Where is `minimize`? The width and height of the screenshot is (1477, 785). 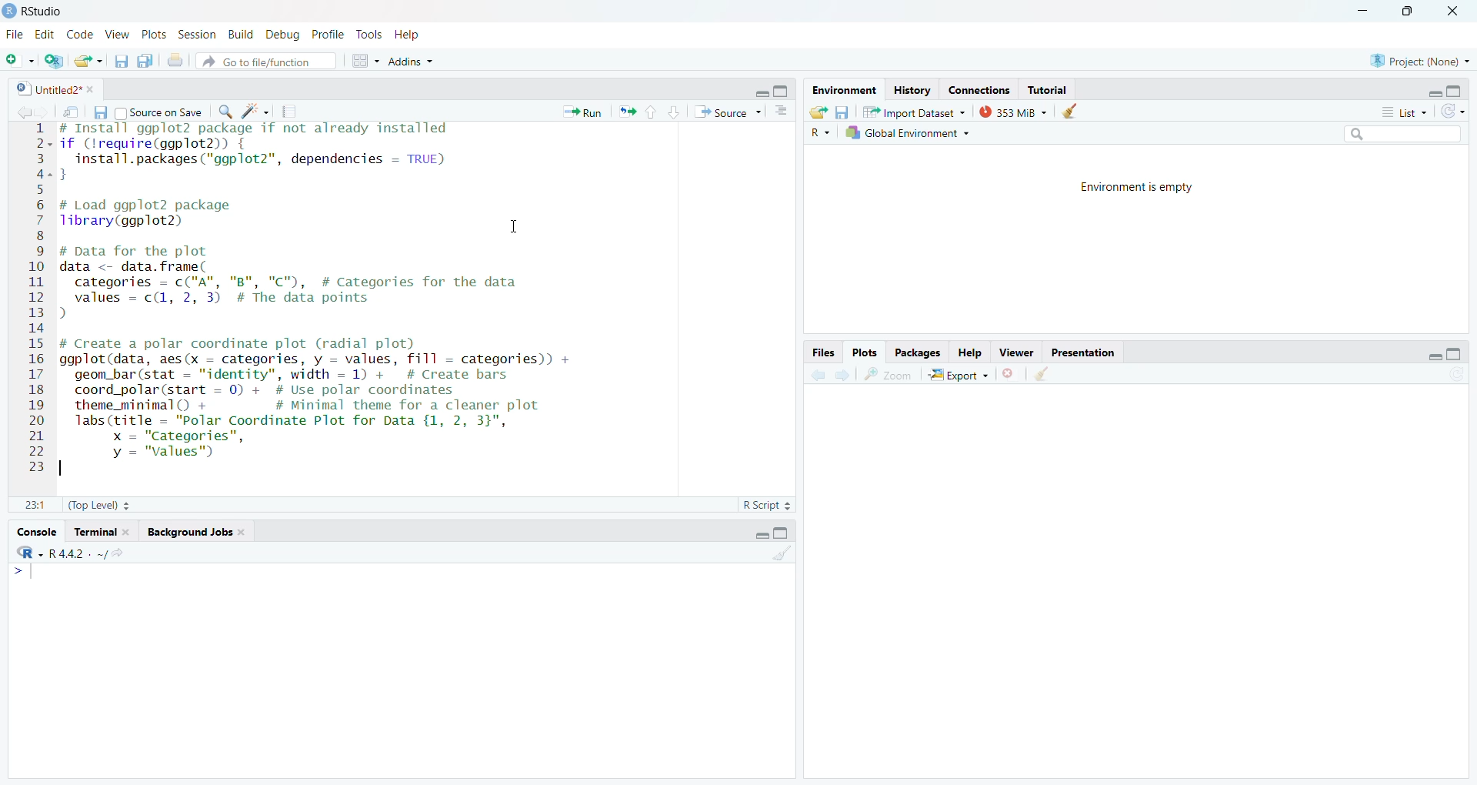 minimize is located at coordinates (1361, 9).